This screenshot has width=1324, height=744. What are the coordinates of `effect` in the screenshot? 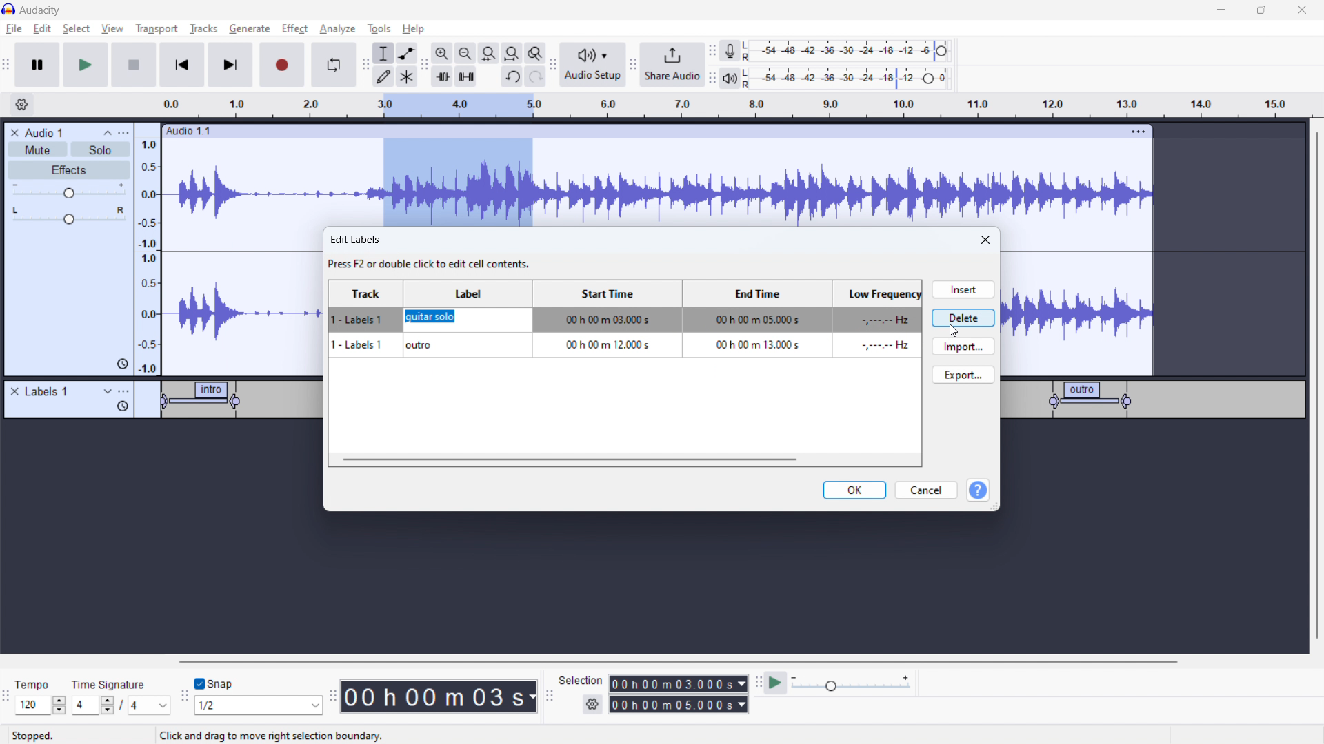 It's located at (295, 29).